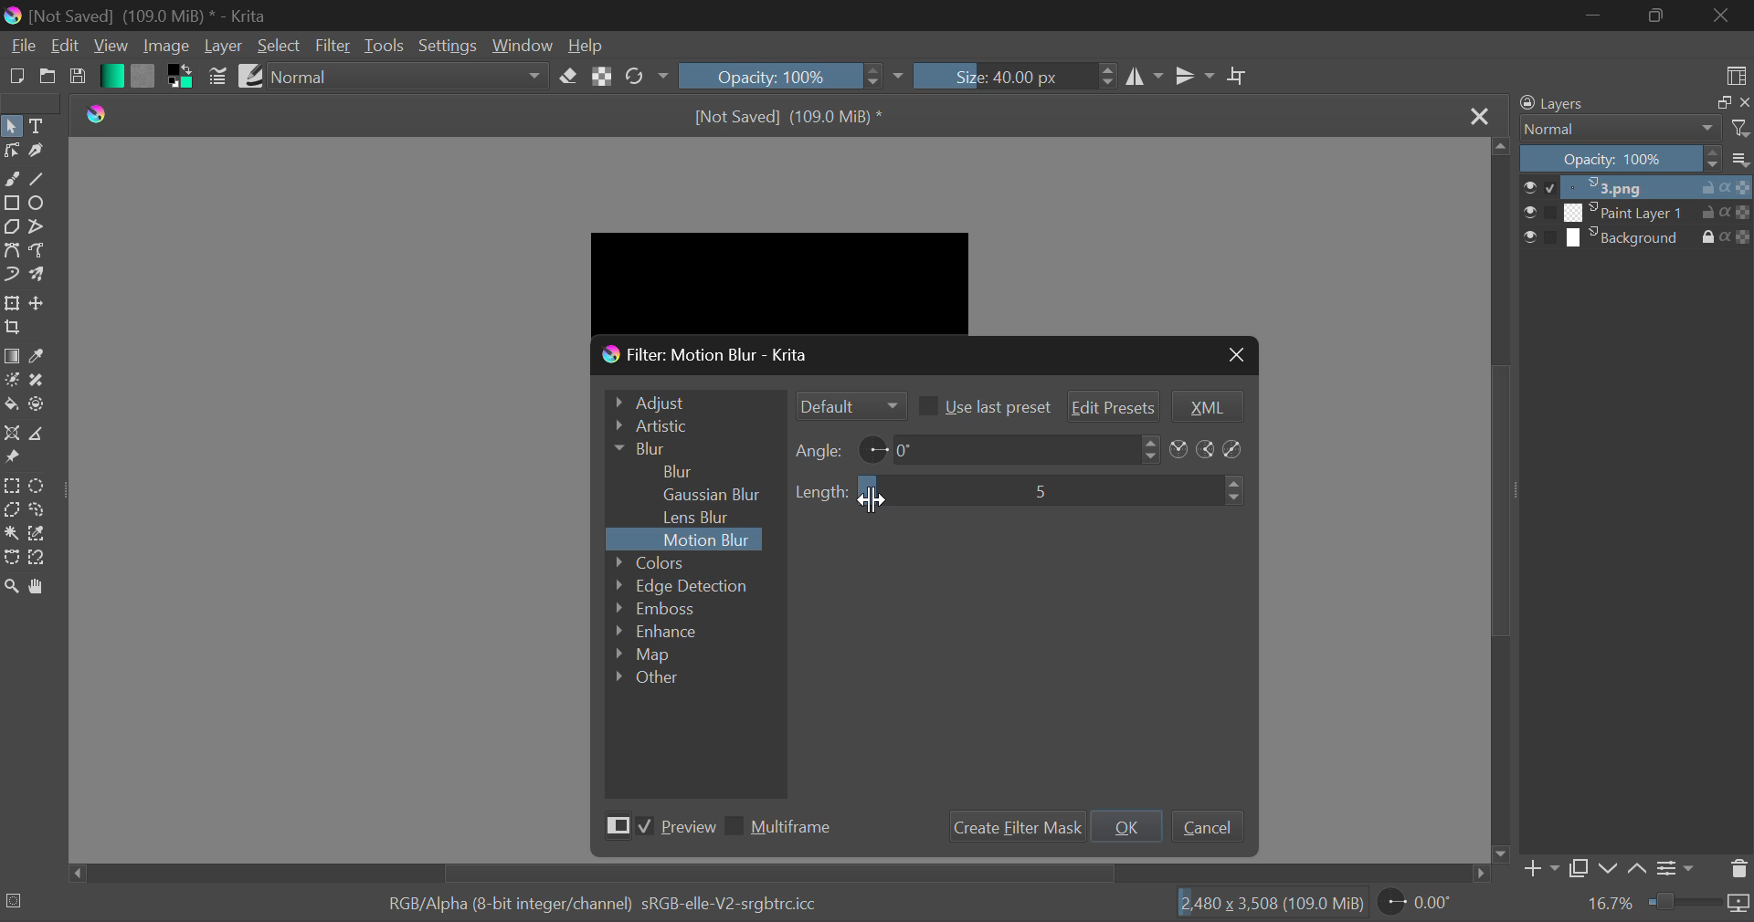  Describe the element at coordinates (11, 380) in the screenshot. I see `Colorize Mask Tool` at that location.